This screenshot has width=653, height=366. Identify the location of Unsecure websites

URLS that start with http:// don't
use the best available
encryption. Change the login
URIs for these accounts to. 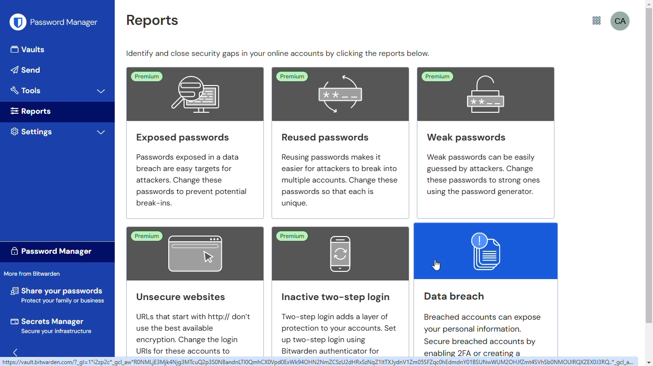
(186, 321).